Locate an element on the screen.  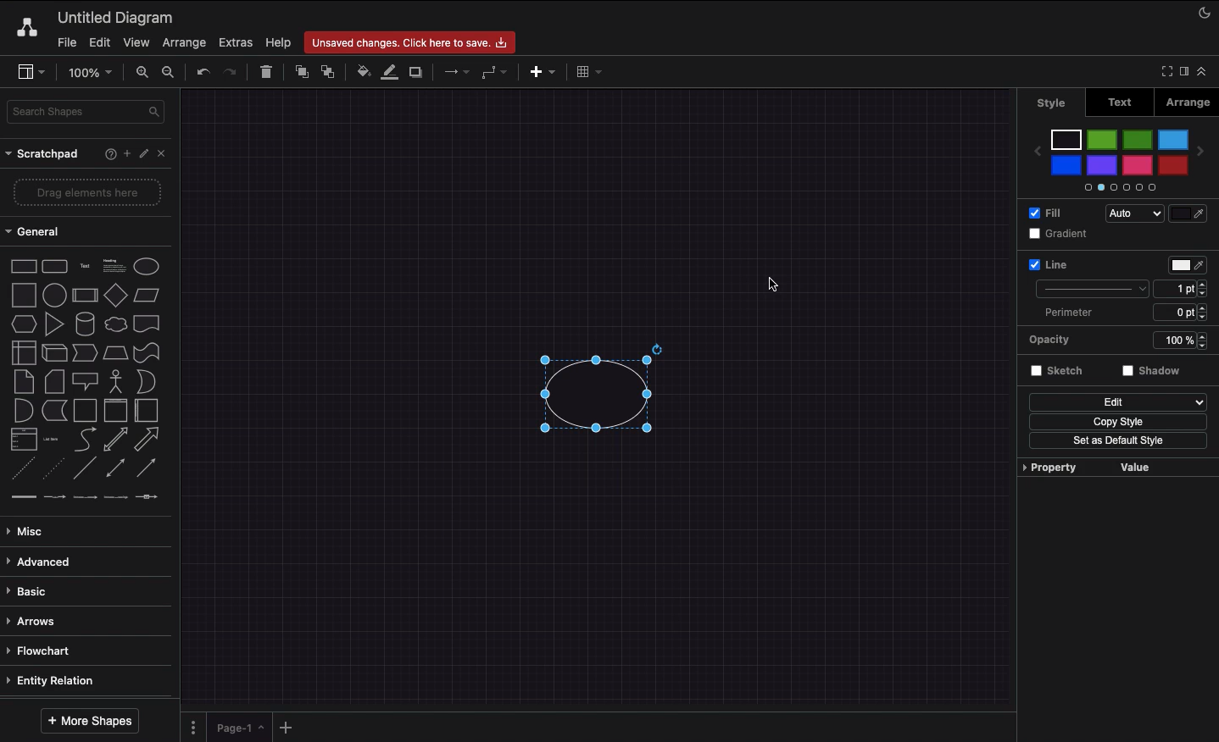
Diamond is located at coordinates (115, 296).